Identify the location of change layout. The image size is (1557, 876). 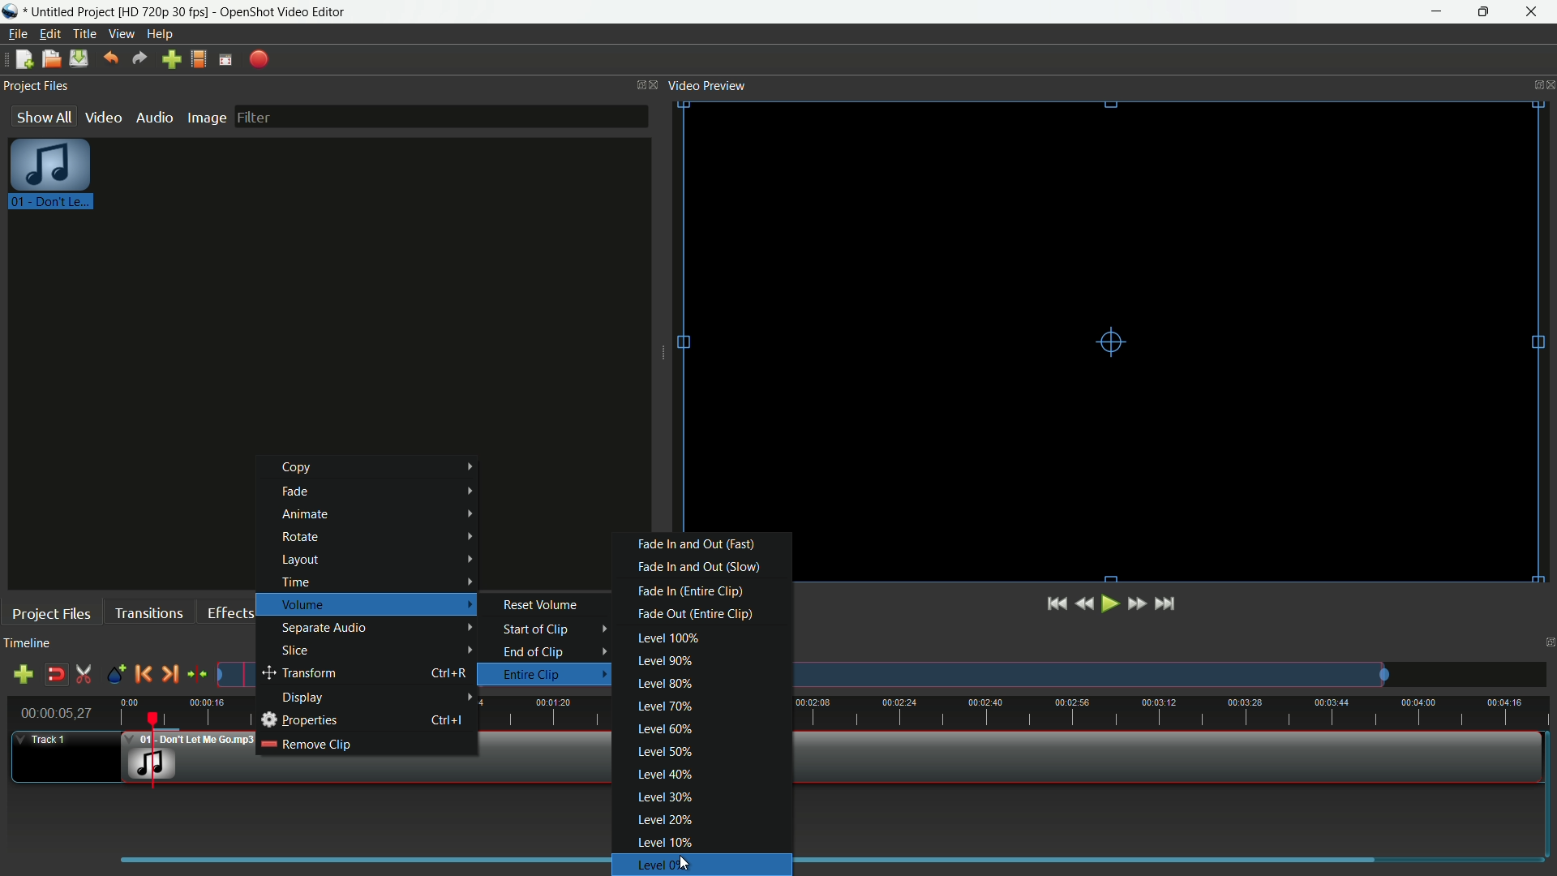
(636, 84).